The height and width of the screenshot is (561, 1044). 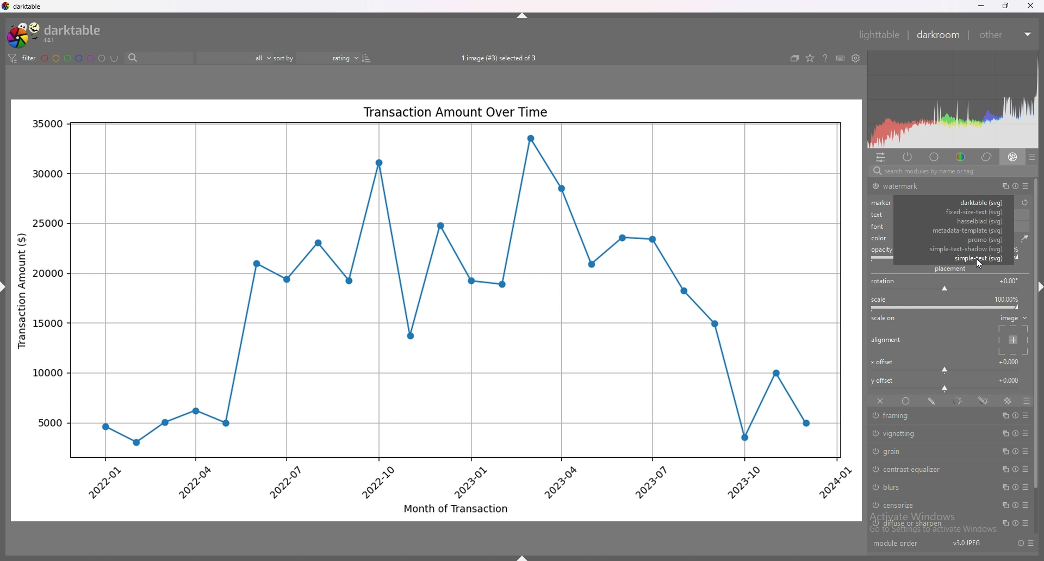 I want to click on filter by rating, so click(x=235, y=58).